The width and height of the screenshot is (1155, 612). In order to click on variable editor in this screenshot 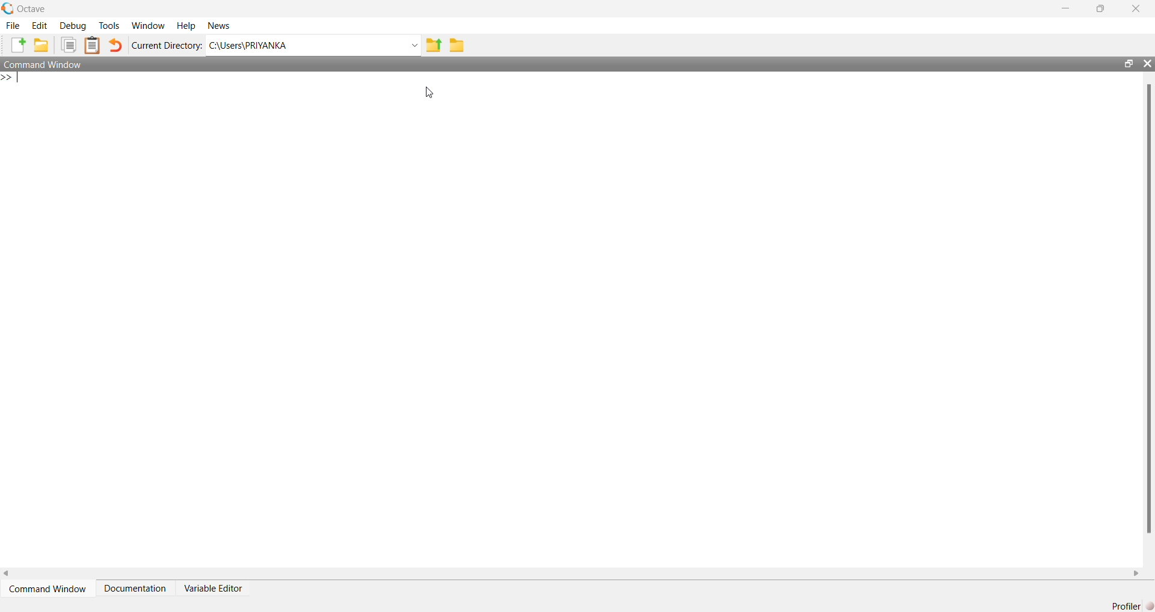, I will do `click(223, 589)`.